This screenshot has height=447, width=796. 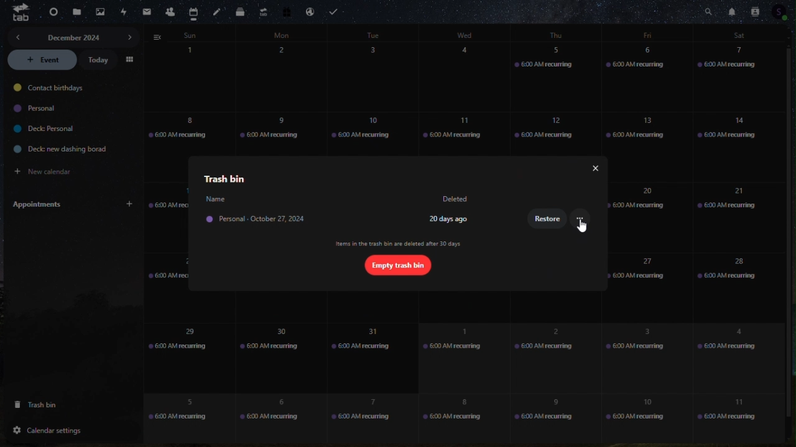 What do you see at coordinates (740, 79) in the screenshot?
I see `7` at bounding box center [740, 79].